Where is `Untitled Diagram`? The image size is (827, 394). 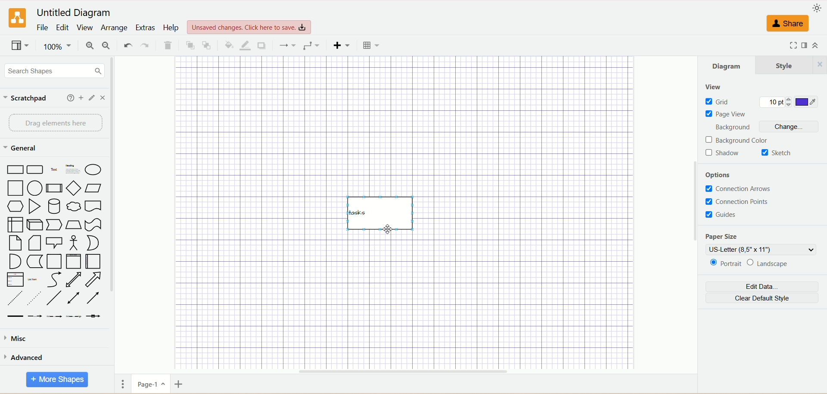 Untitled Diagram is located at coordinates (75, 14).